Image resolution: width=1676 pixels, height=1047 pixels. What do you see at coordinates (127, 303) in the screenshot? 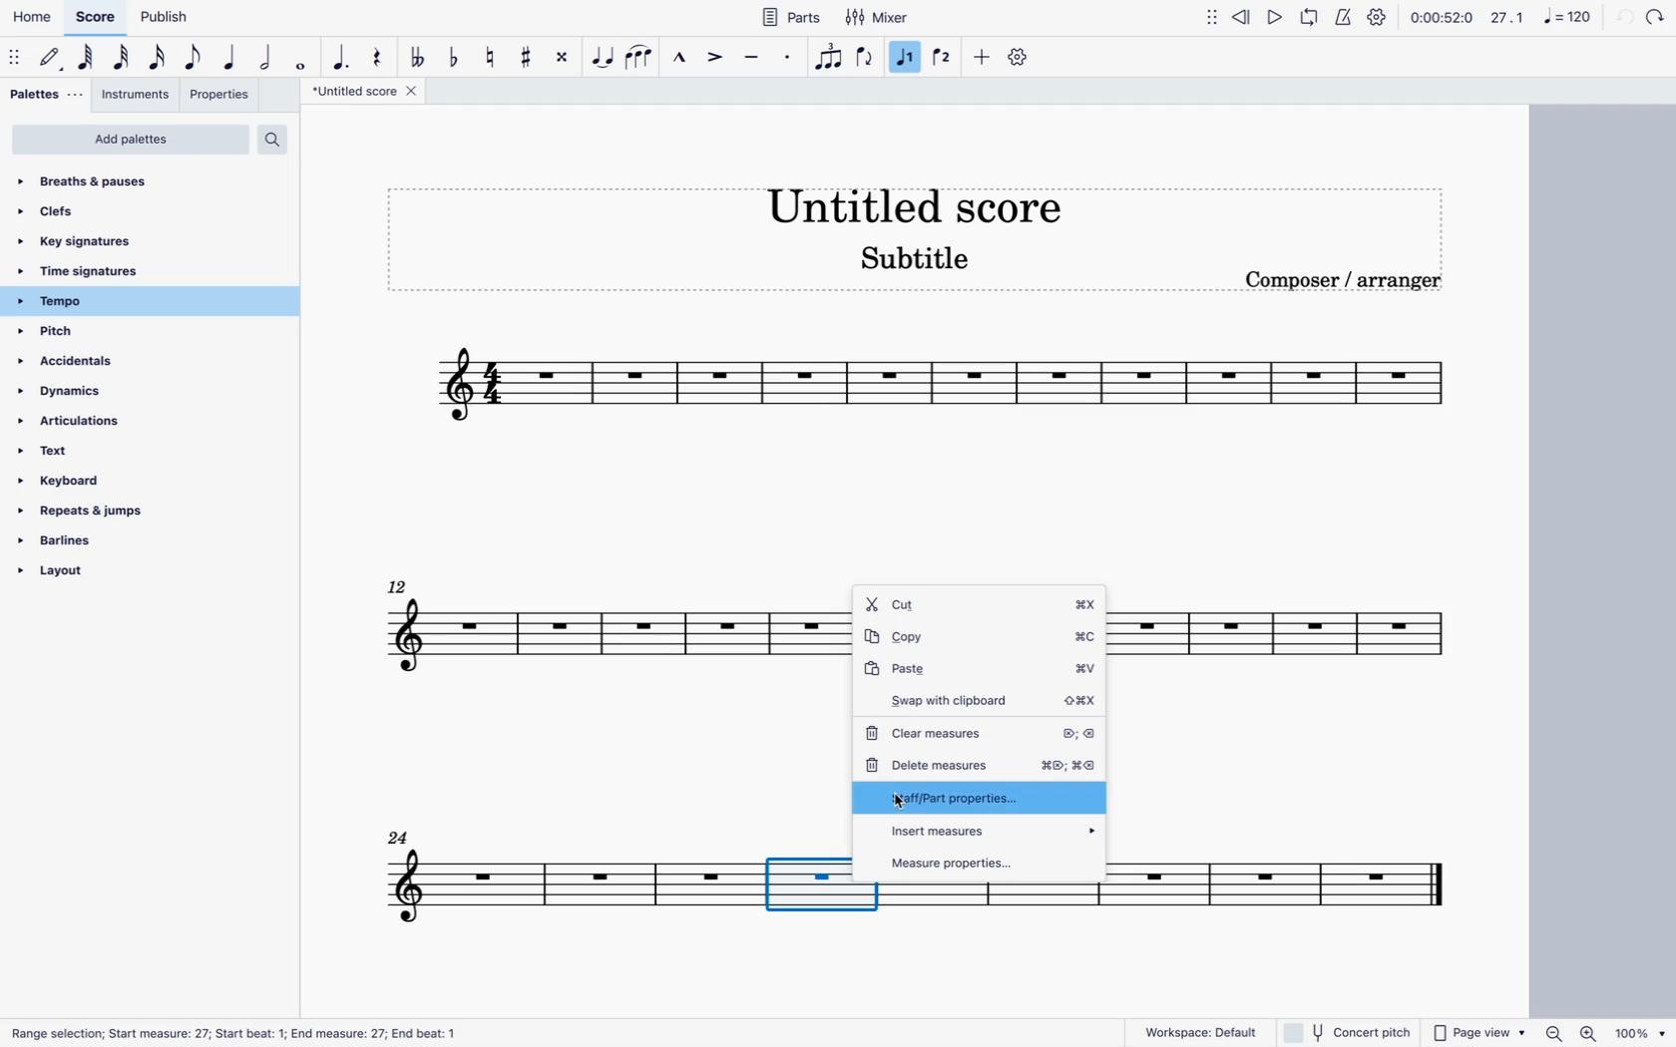
I see `tempo` at bounding box center [127, 303].